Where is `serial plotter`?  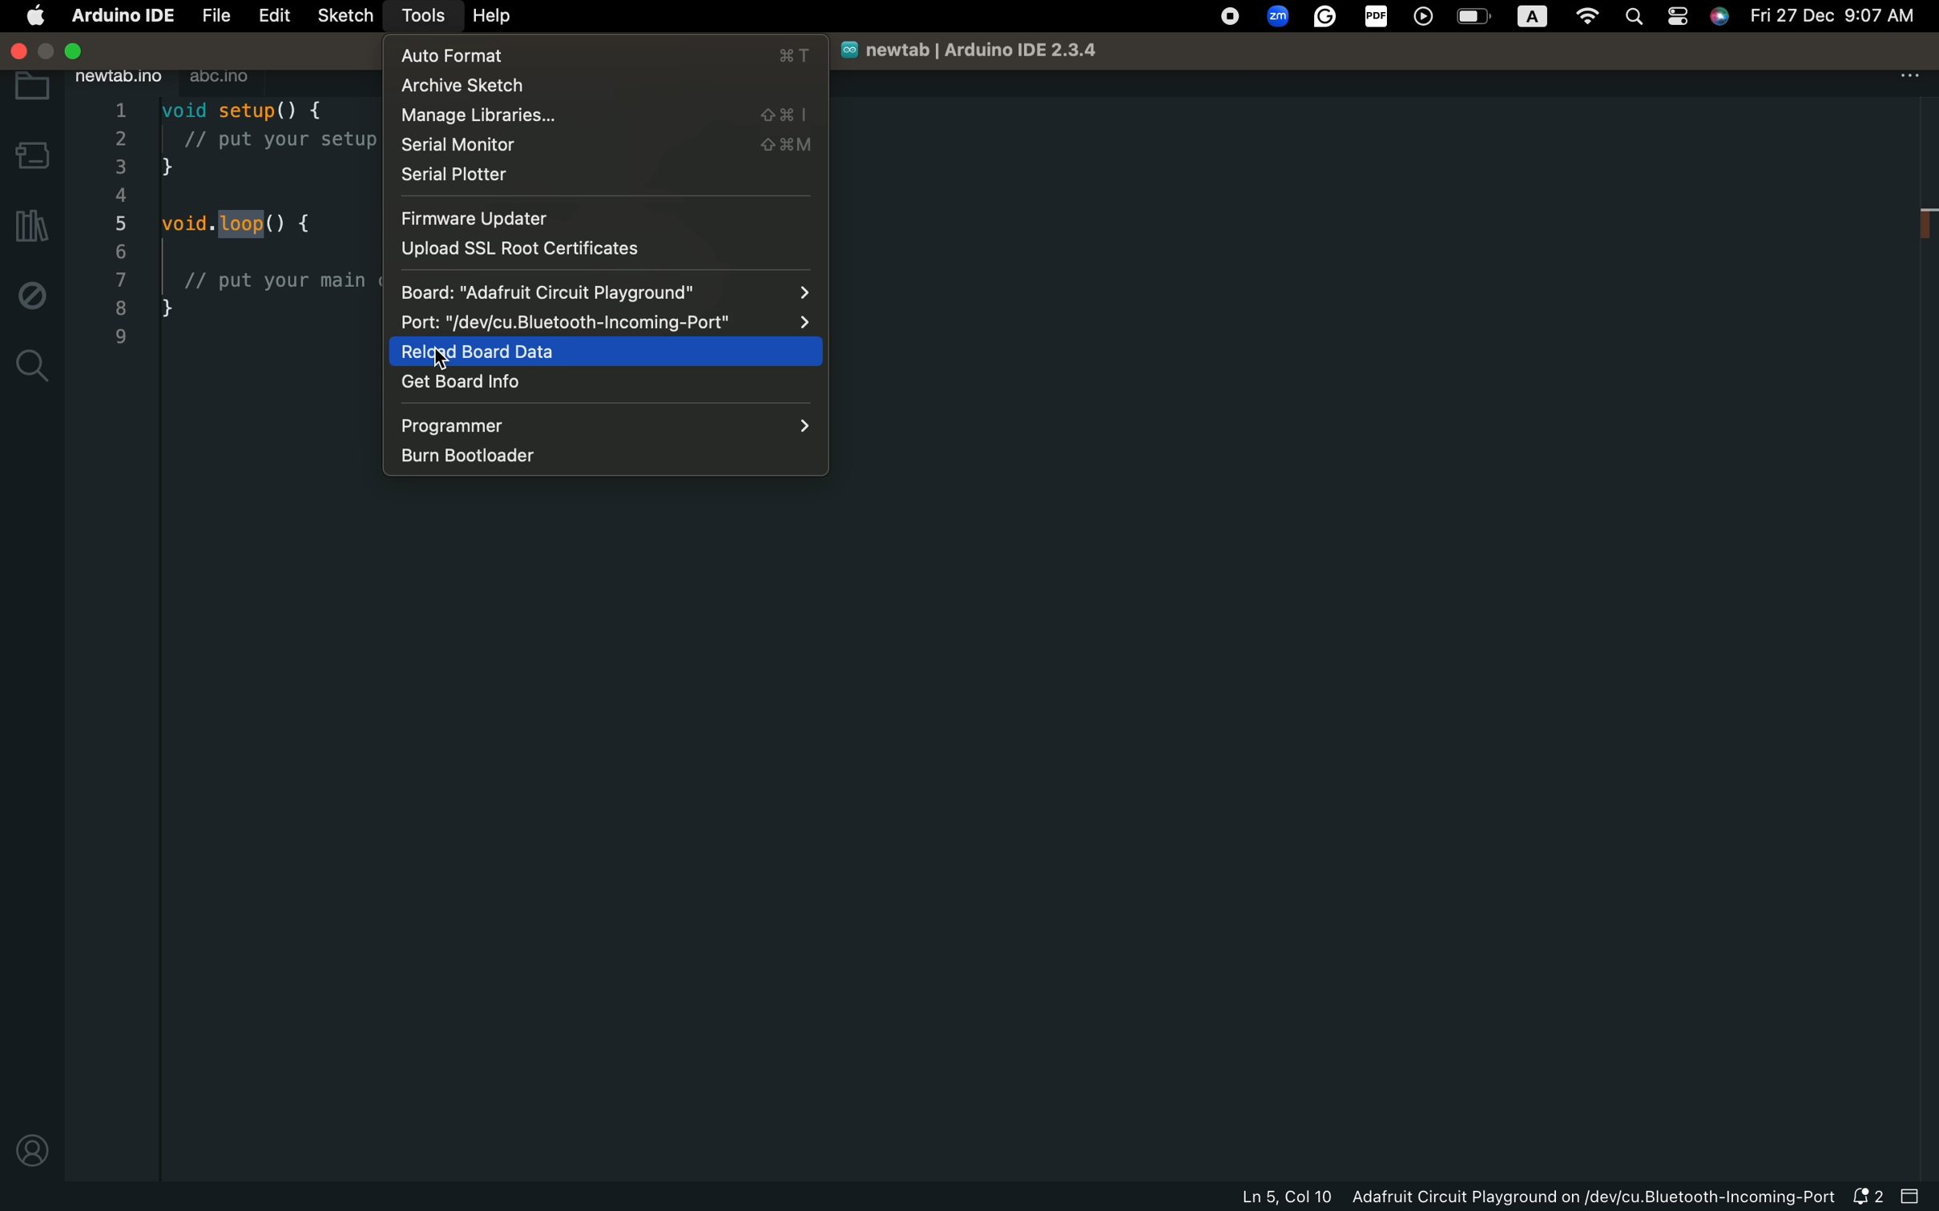 serial plotter is located at coordinates (611, 177).